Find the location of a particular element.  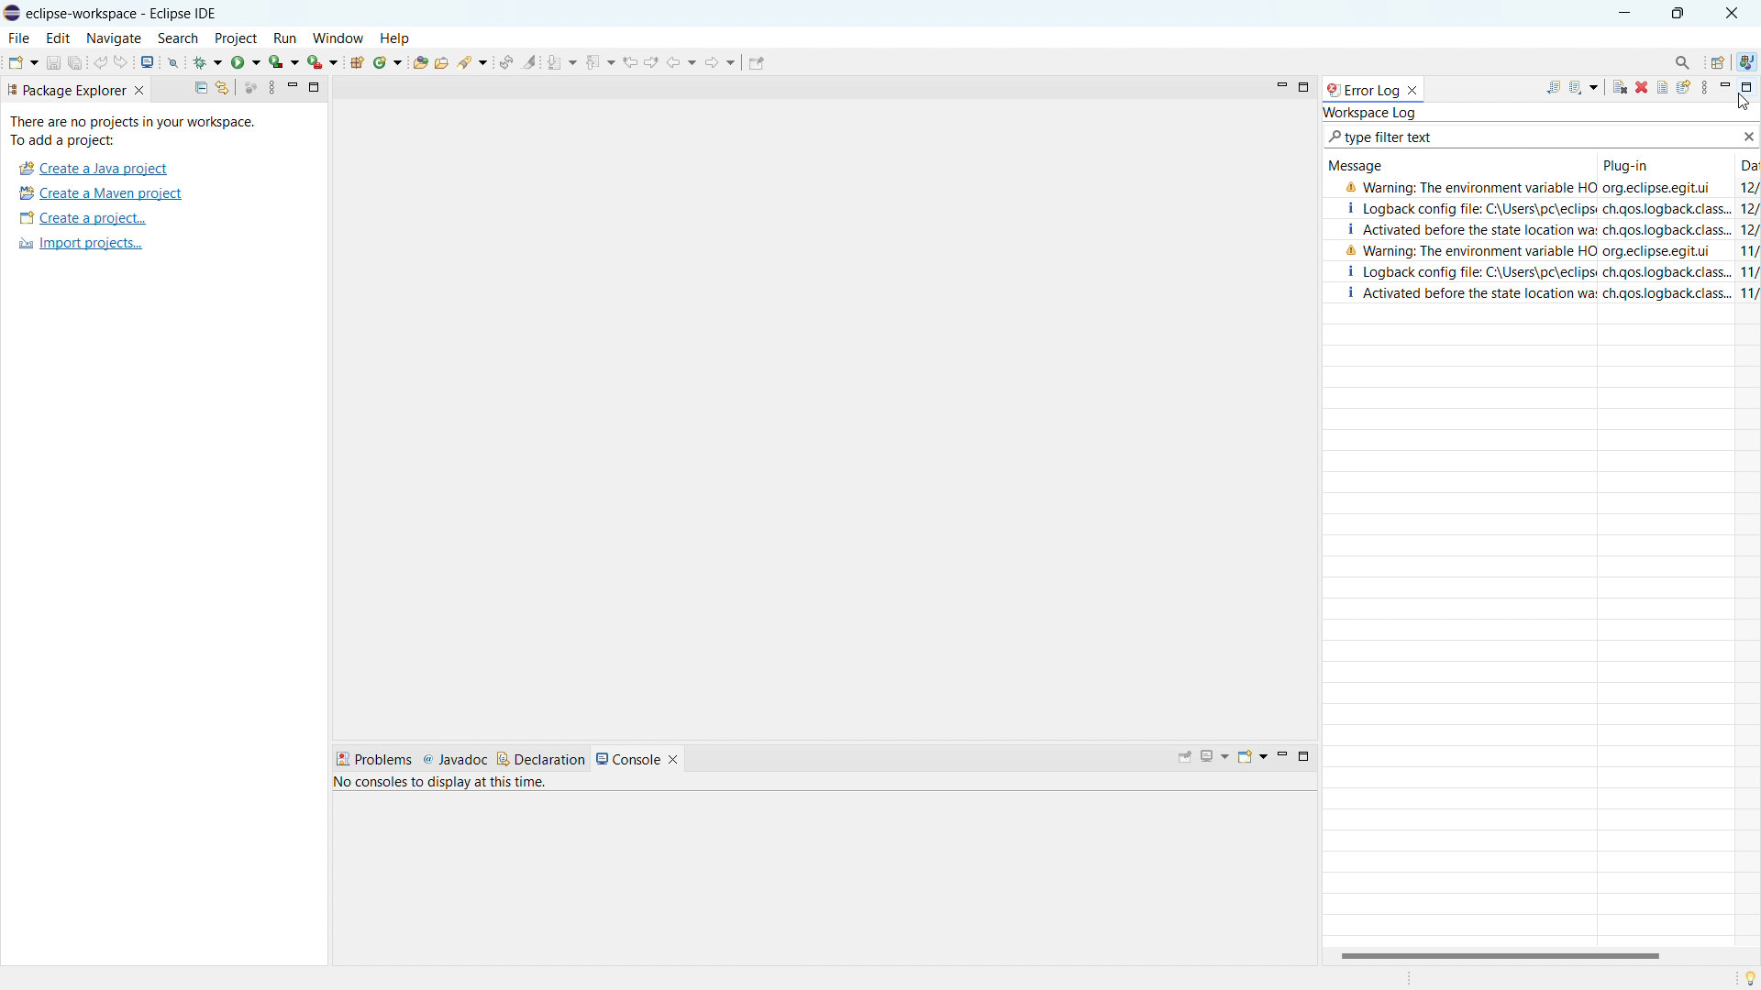

I Activated before the state location was ch.qos.logback.class...  12/ is located at coordinates (1545, 227).